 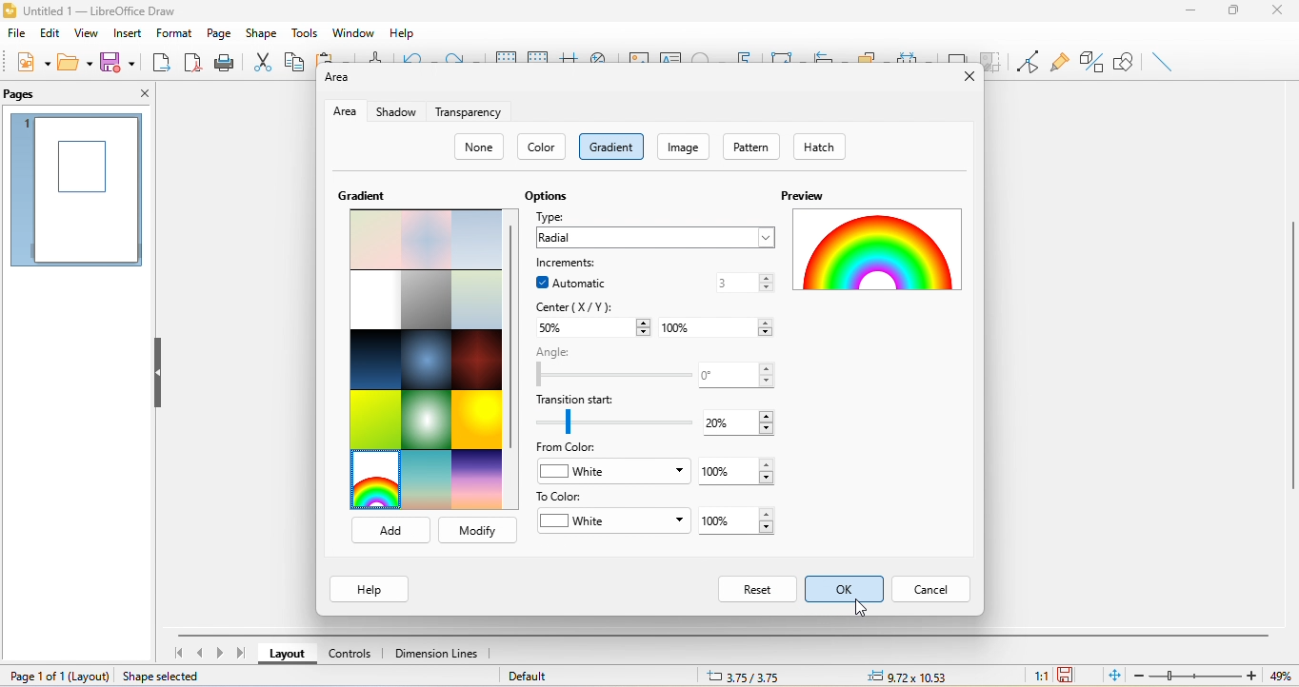 I want to click on center(x/y), so click(x=580, y=304).